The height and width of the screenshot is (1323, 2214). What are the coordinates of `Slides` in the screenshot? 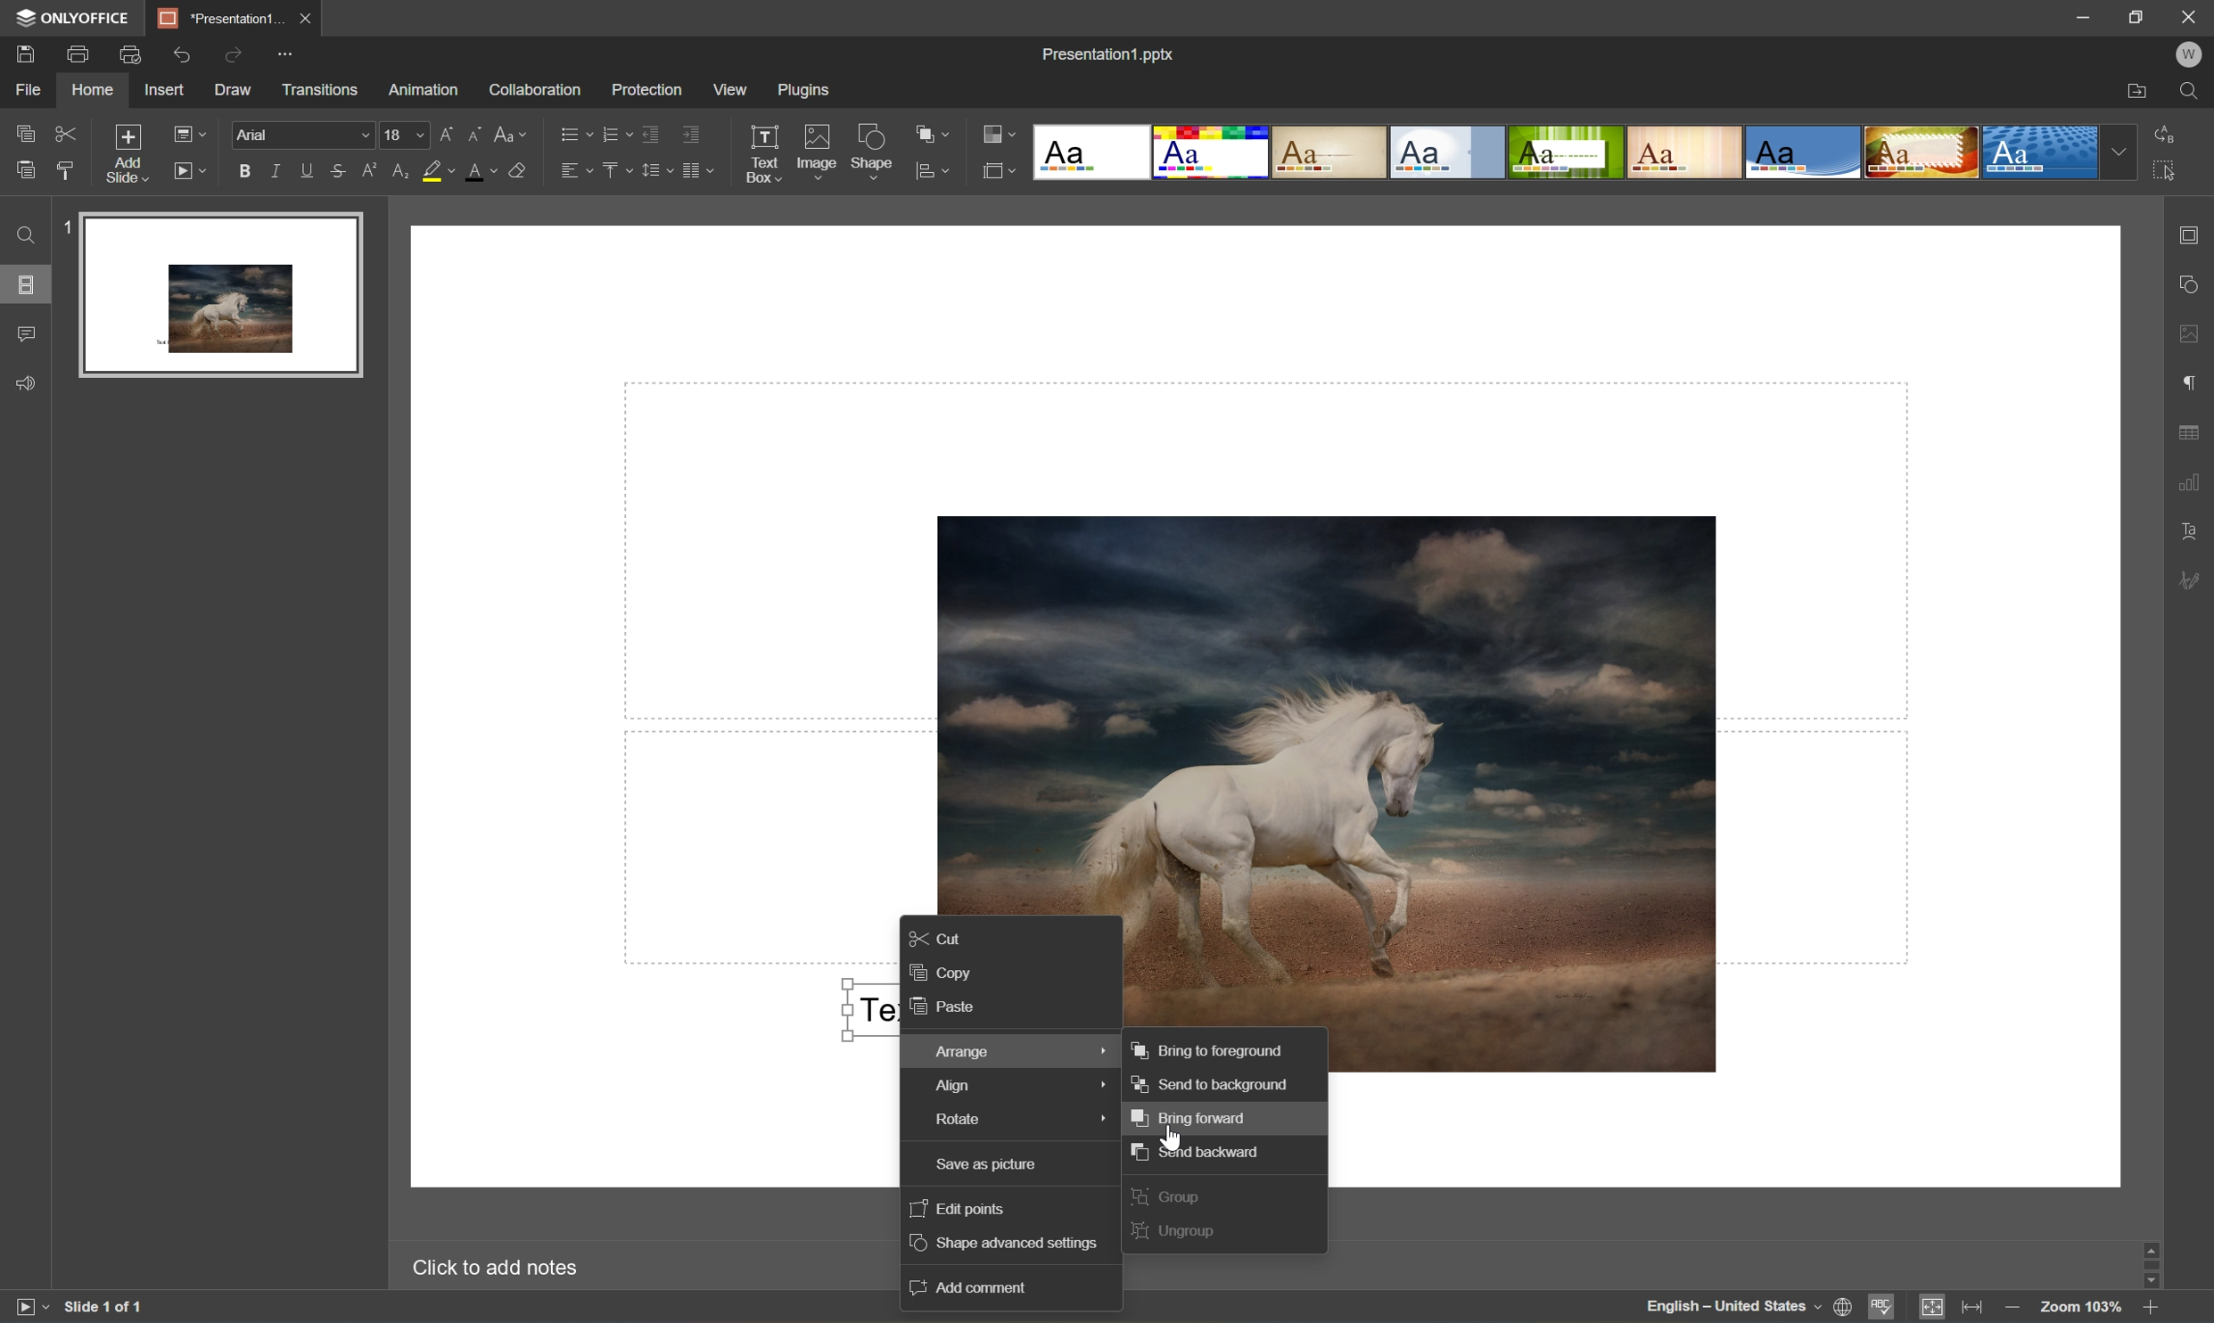 It's located at (24, 284).